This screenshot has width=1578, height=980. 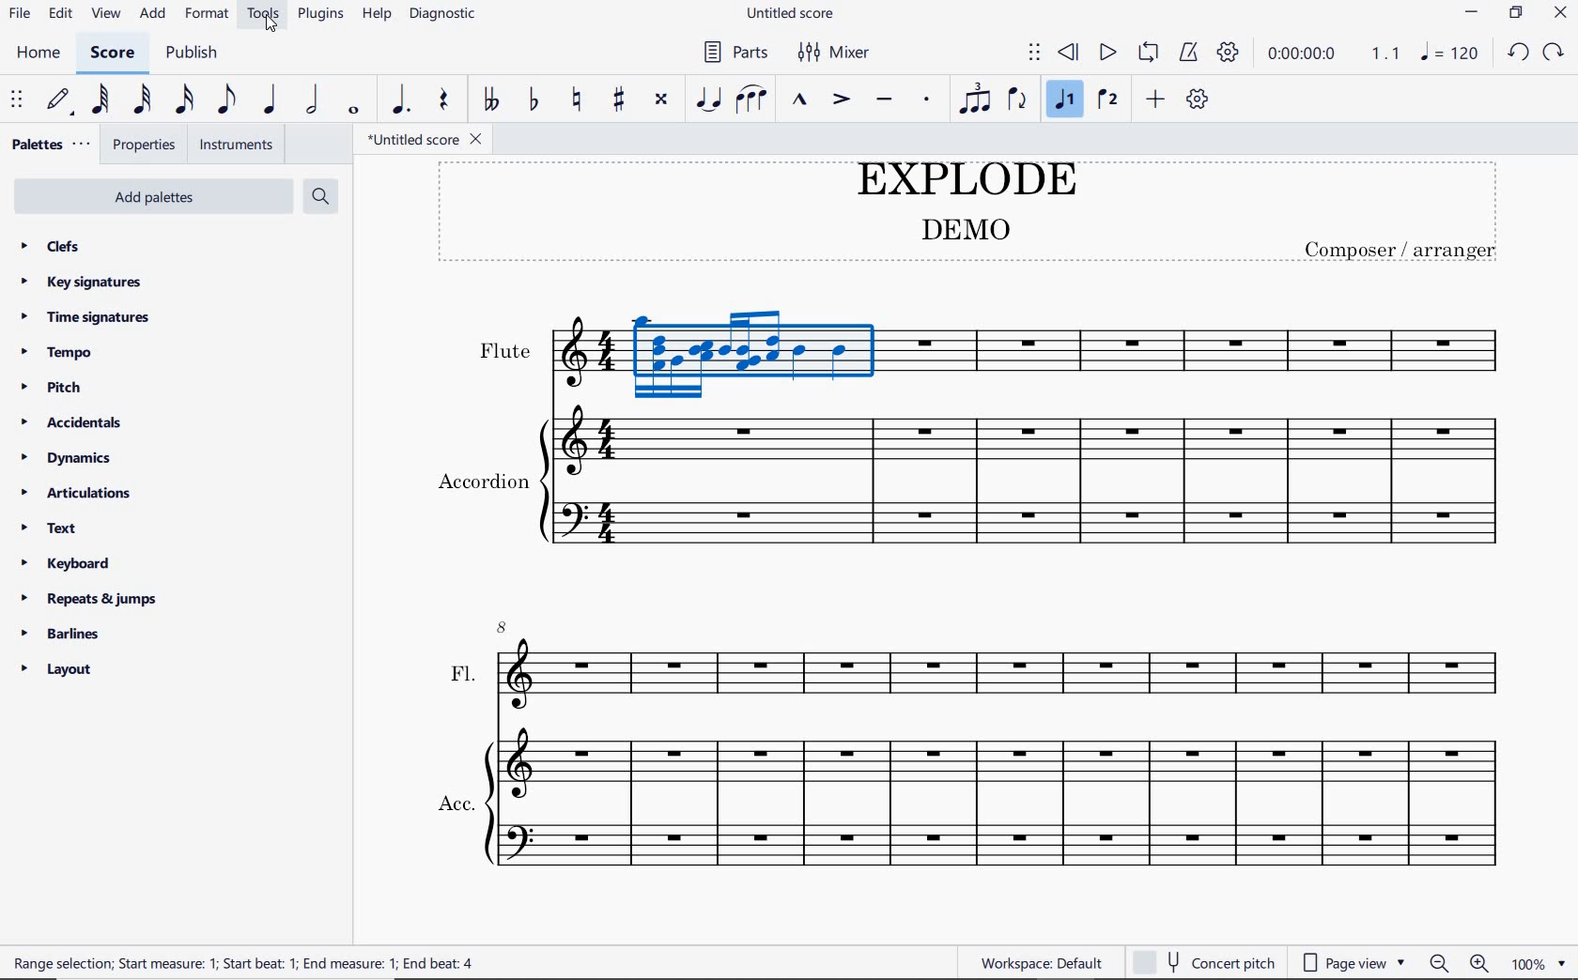 What do you see at coordinates (708, 98) in the screenshot?
I see `tie` at bounding box center [708, 98].